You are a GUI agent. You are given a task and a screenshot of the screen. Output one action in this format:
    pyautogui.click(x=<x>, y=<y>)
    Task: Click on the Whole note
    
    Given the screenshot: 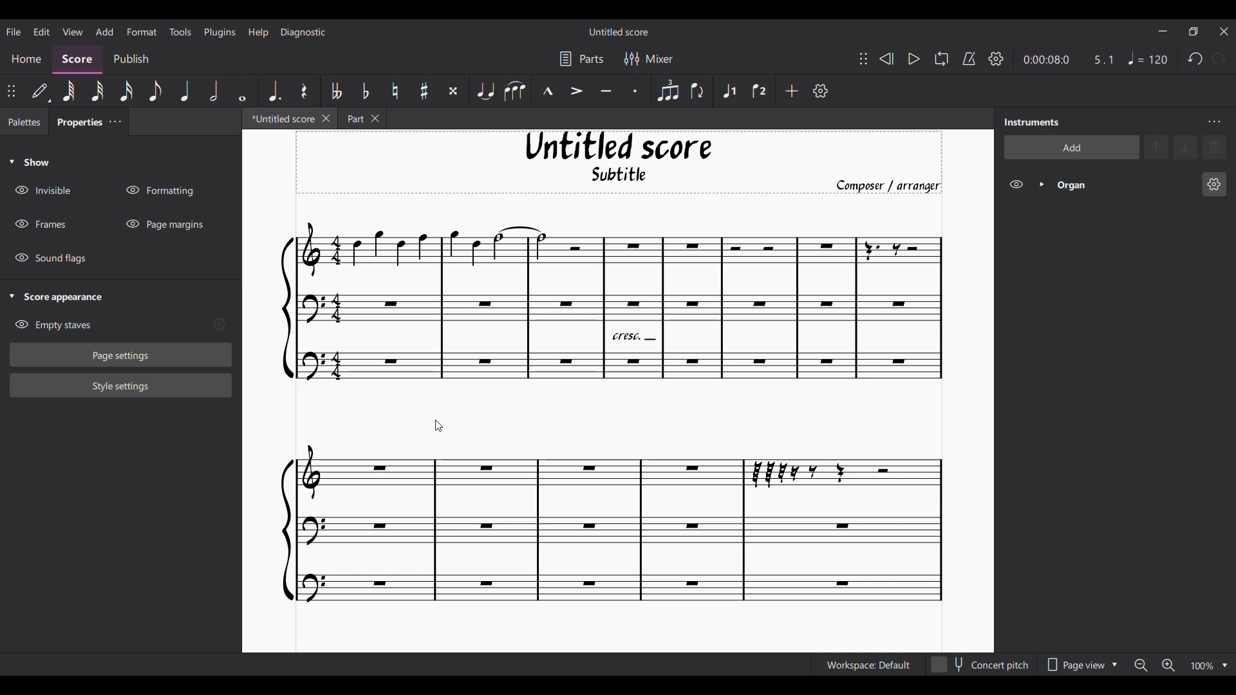 What is the action you would take?
    pyautogui.click(x=243, y=90)
    